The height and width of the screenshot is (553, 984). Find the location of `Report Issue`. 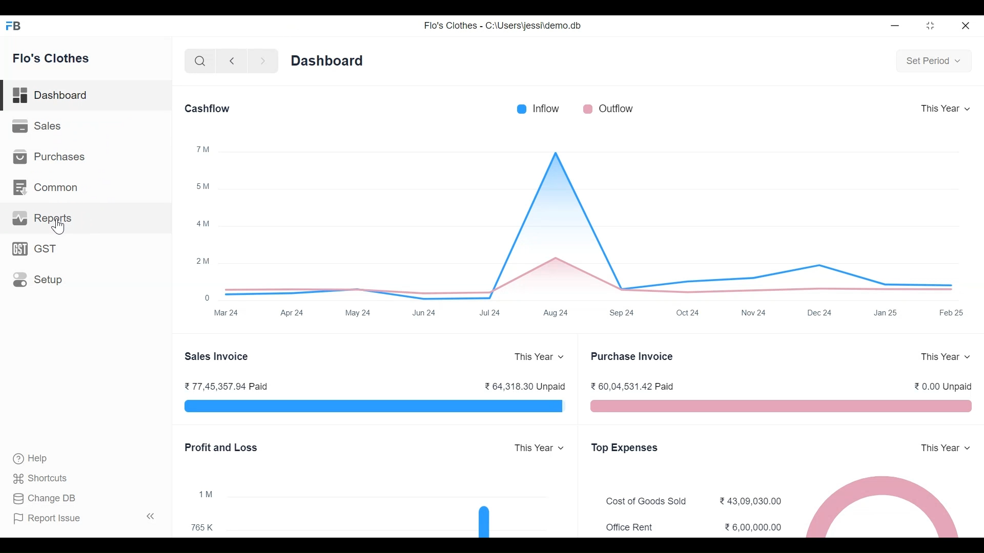

Report Issue is located at coordinates (88, 518).